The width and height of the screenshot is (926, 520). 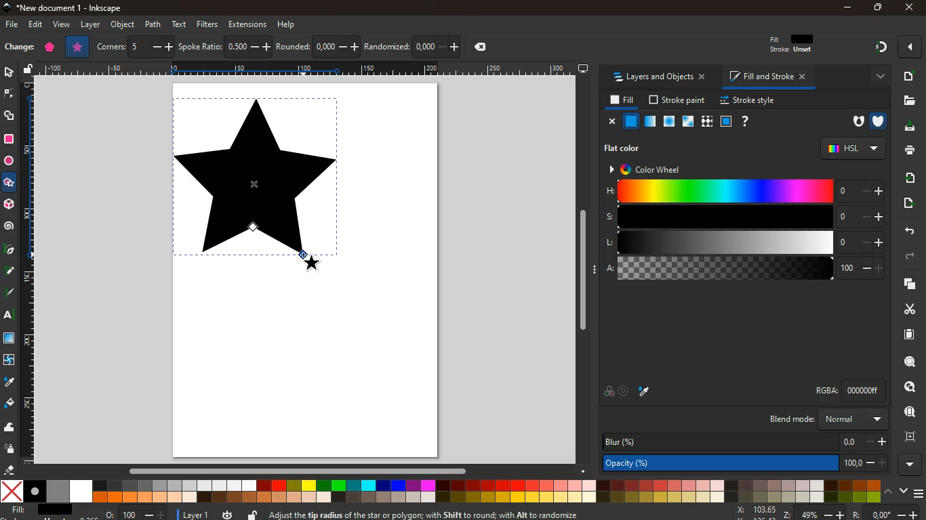 I want to click on star, so click(x=79, y=46).